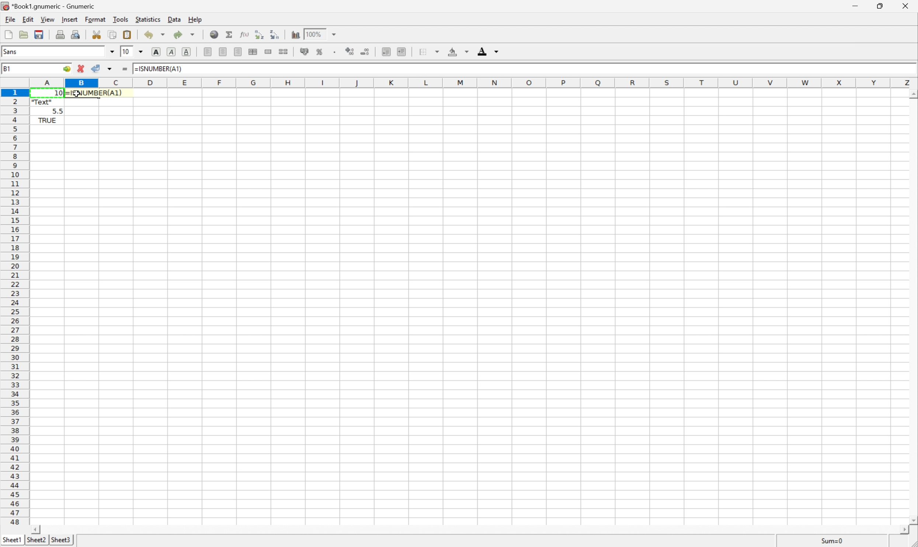 This screenshot has width=918, height=547. I want to click on Italic, so click(170, 52).